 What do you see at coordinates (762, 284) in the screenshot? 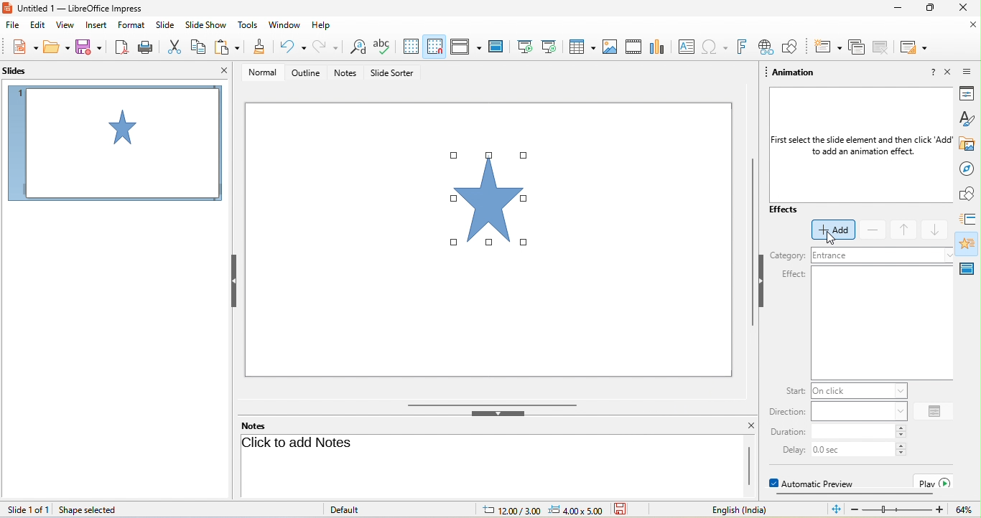
I see `hide` at bounding box center [762, 284].